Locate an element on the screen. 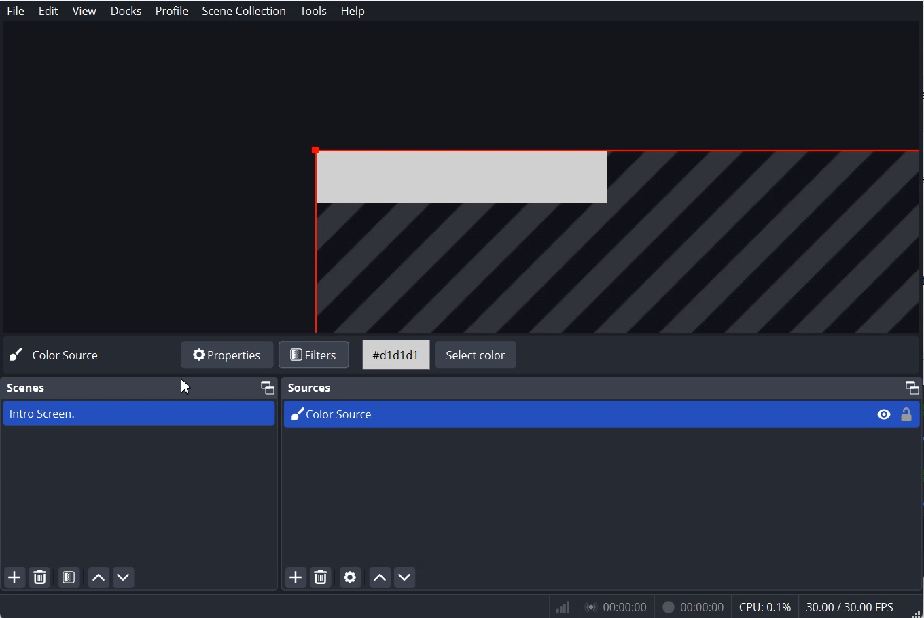 Image resolution: width=924 pixels, height=618 pixels. Add Source is located at coordinates (294, 579).